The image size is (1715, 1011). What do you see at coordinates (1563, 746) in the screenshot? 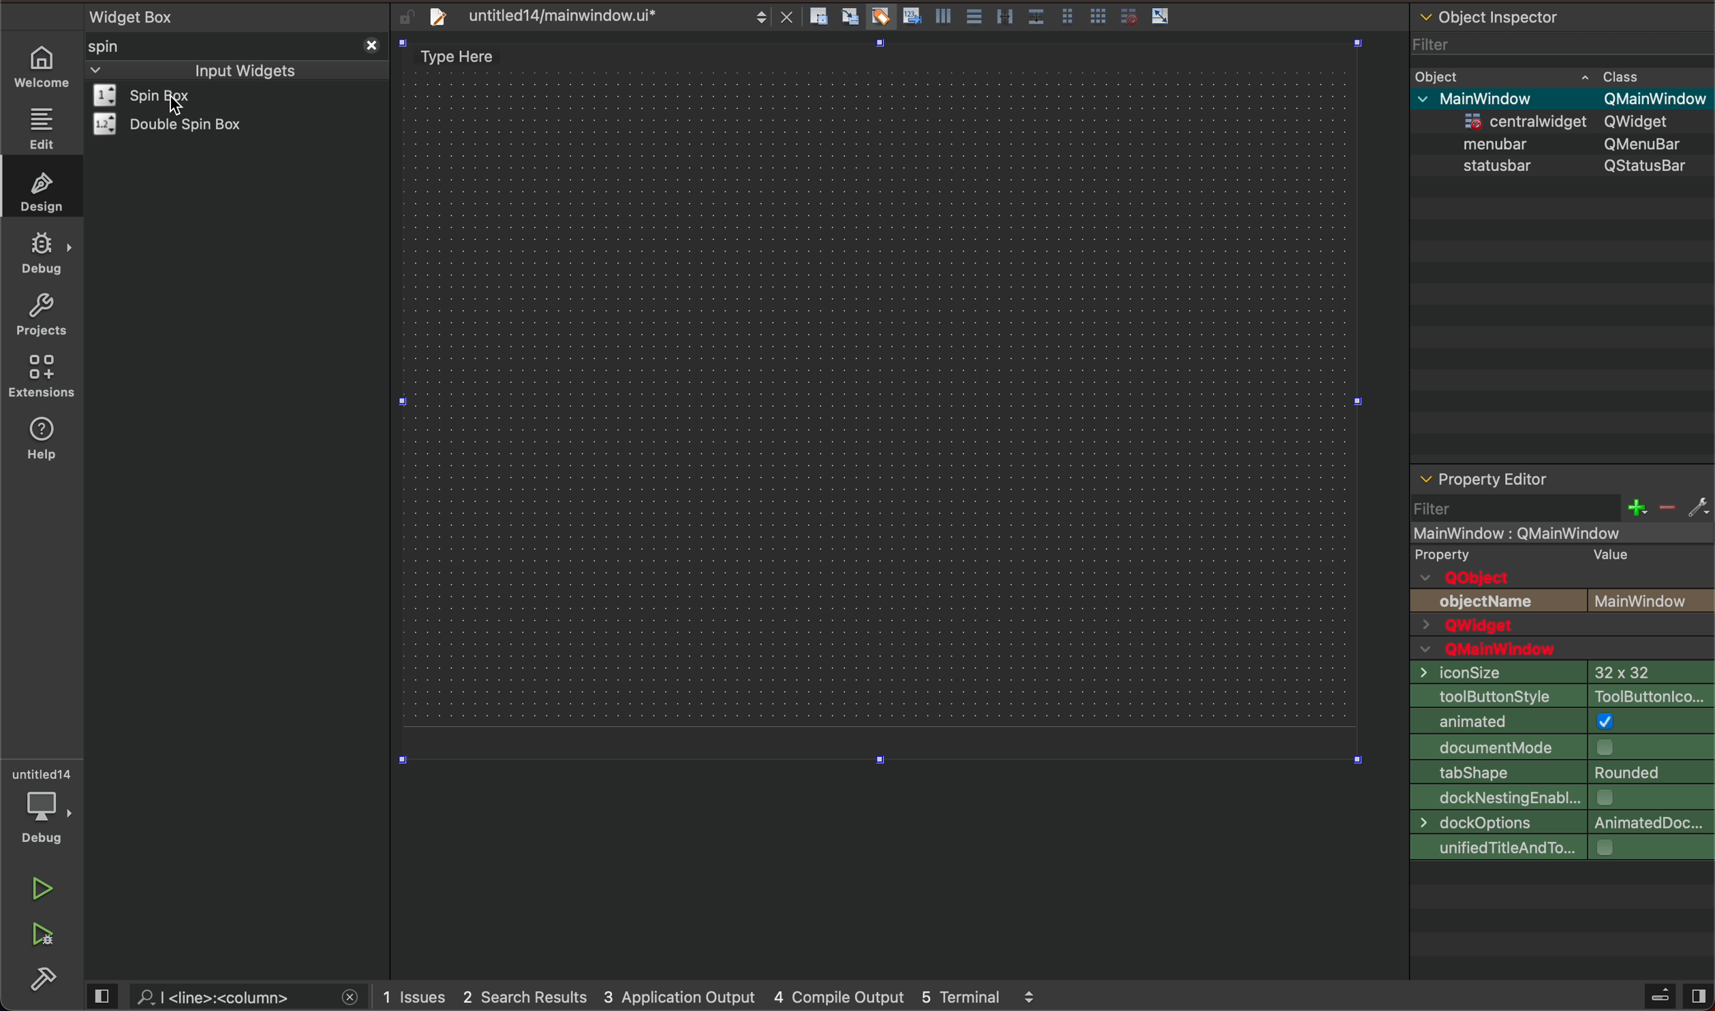
I see `document mode` at bounding box center [1563, 746].